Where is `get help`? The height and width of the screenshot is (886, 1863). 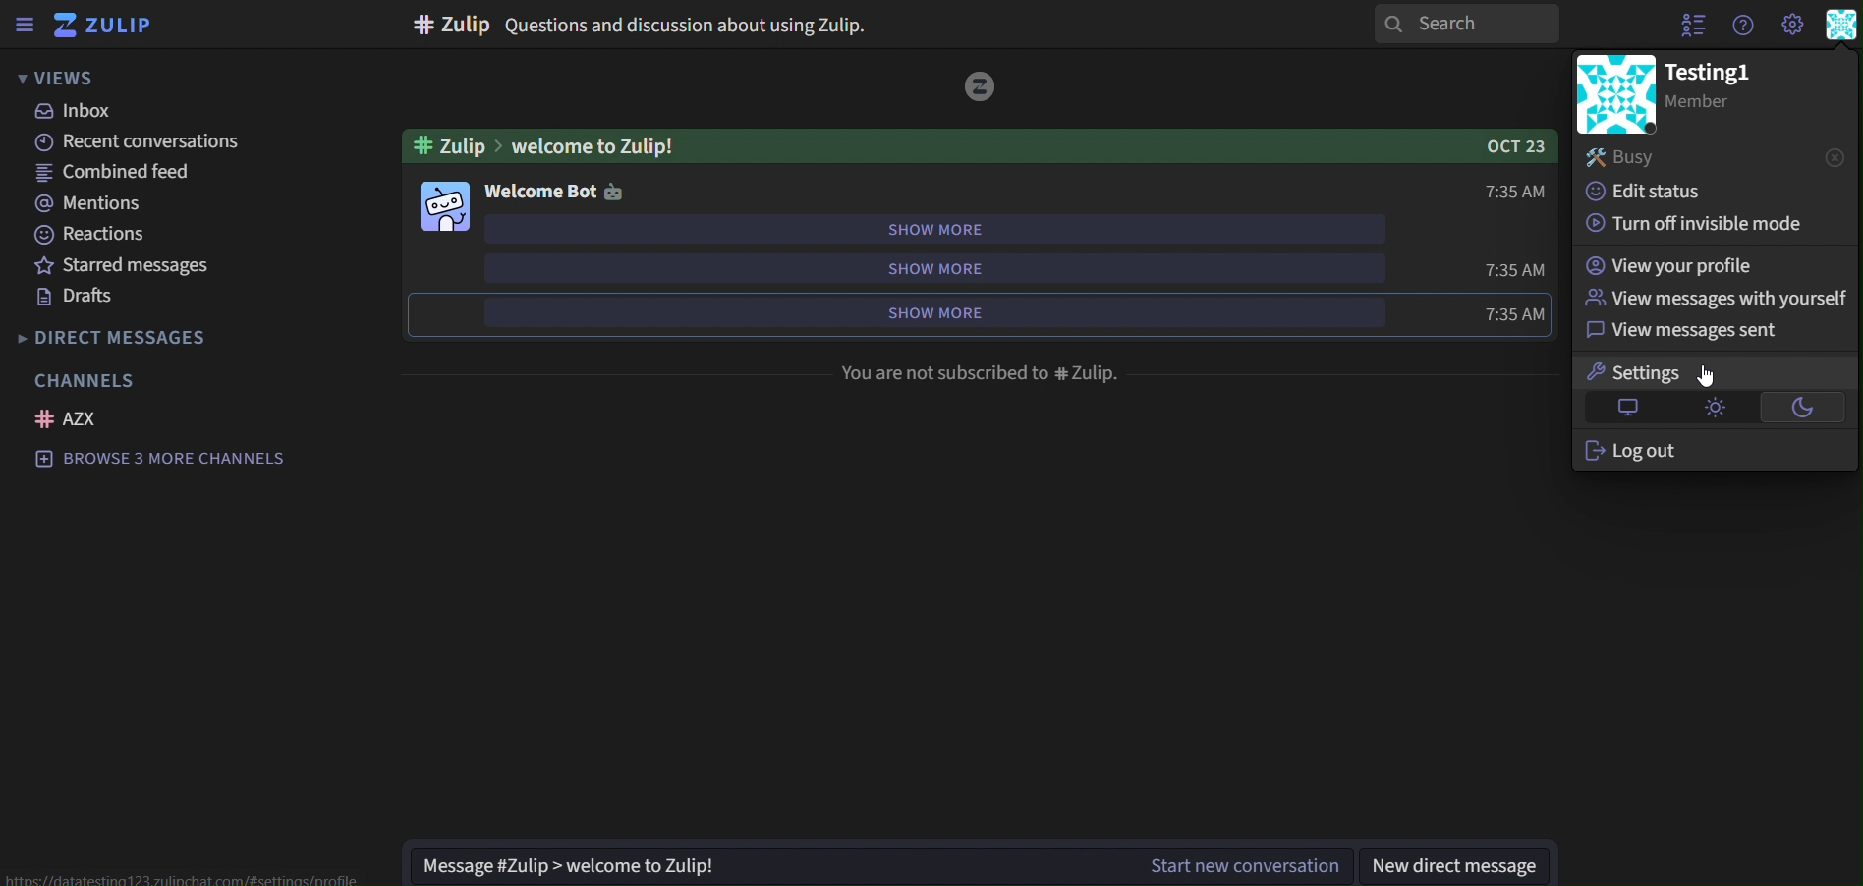
get help is located at coordinates (1743, 26).